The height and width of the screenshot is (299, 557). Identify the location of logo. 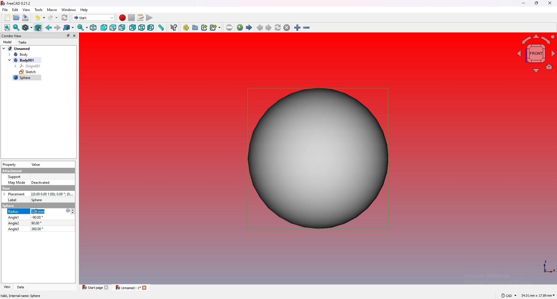
(66, 211).